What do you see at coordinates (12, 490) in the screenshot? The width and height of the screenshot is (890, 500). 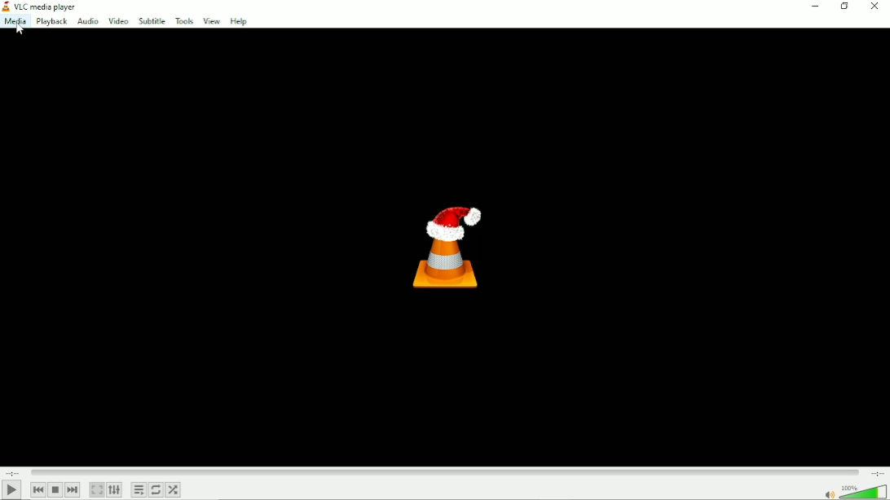 I see `Play` at bounding box center [12, 490].